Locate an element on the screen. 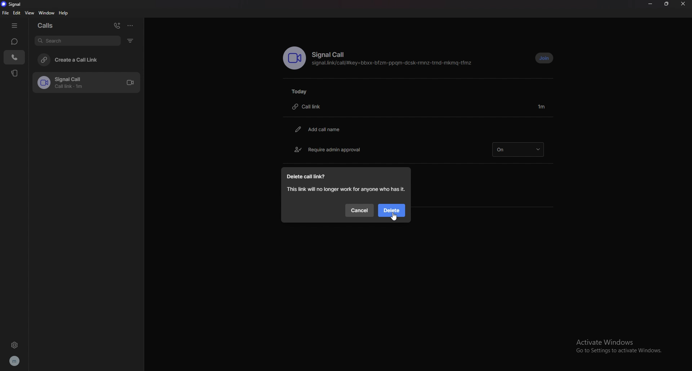  call image is located at coordinates (294, 58).